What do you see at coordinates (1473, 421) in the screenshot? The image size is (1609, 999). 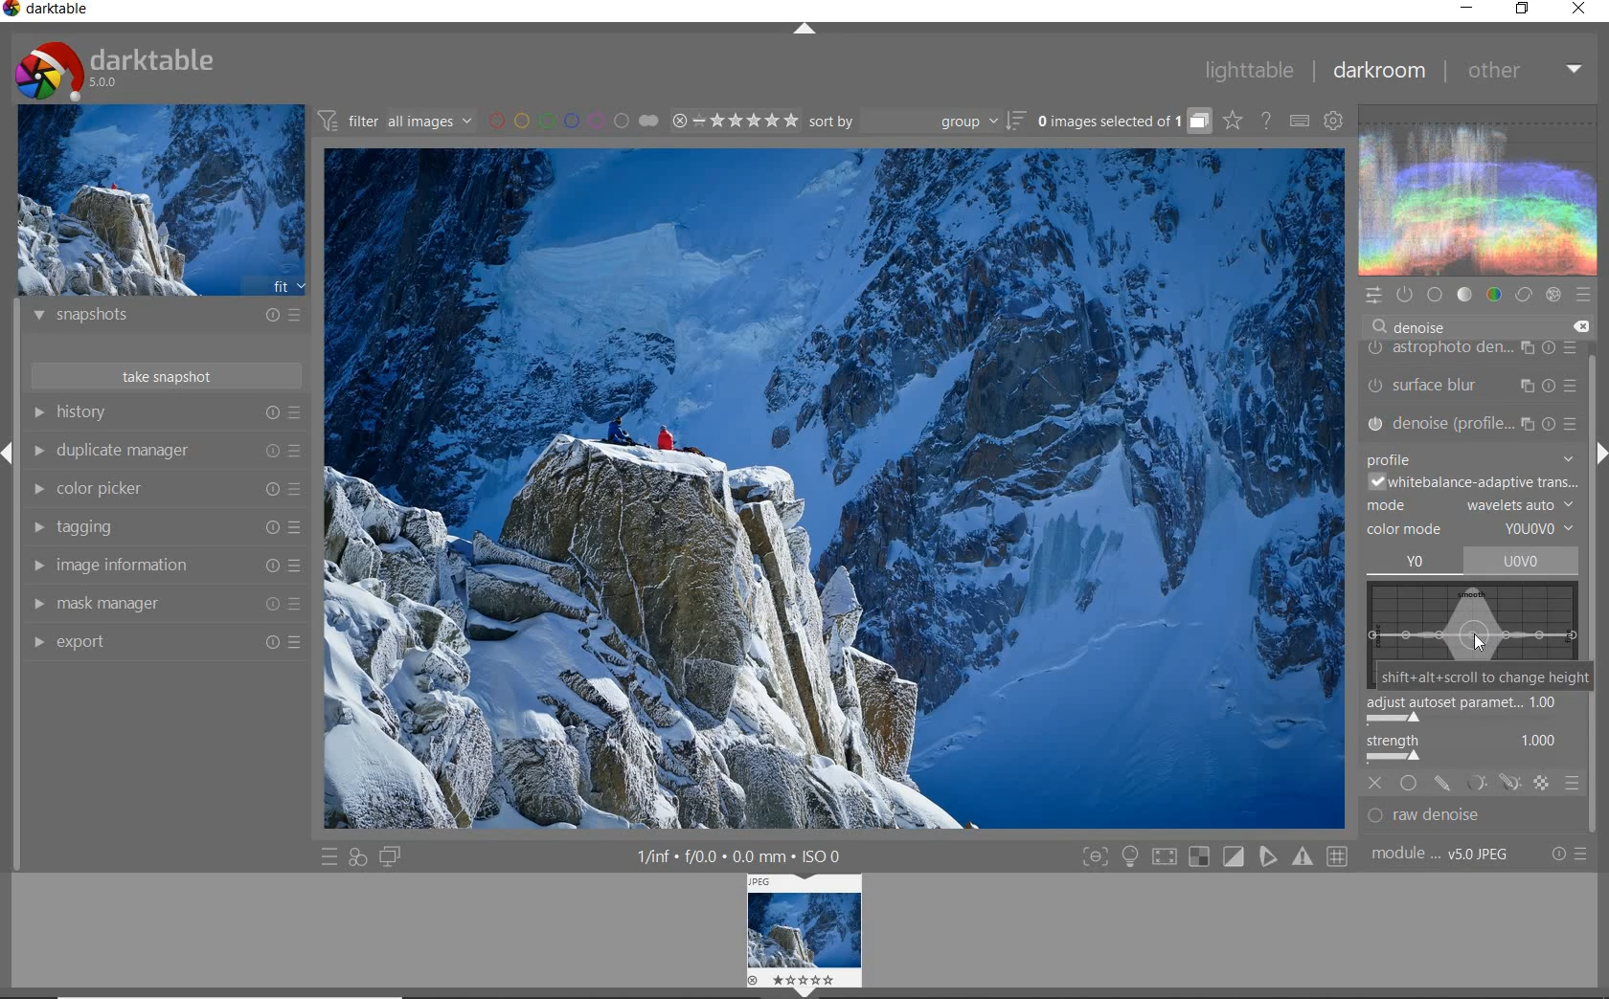 I see `denoise (PROFILE...` at bounding box center [1473, 421].